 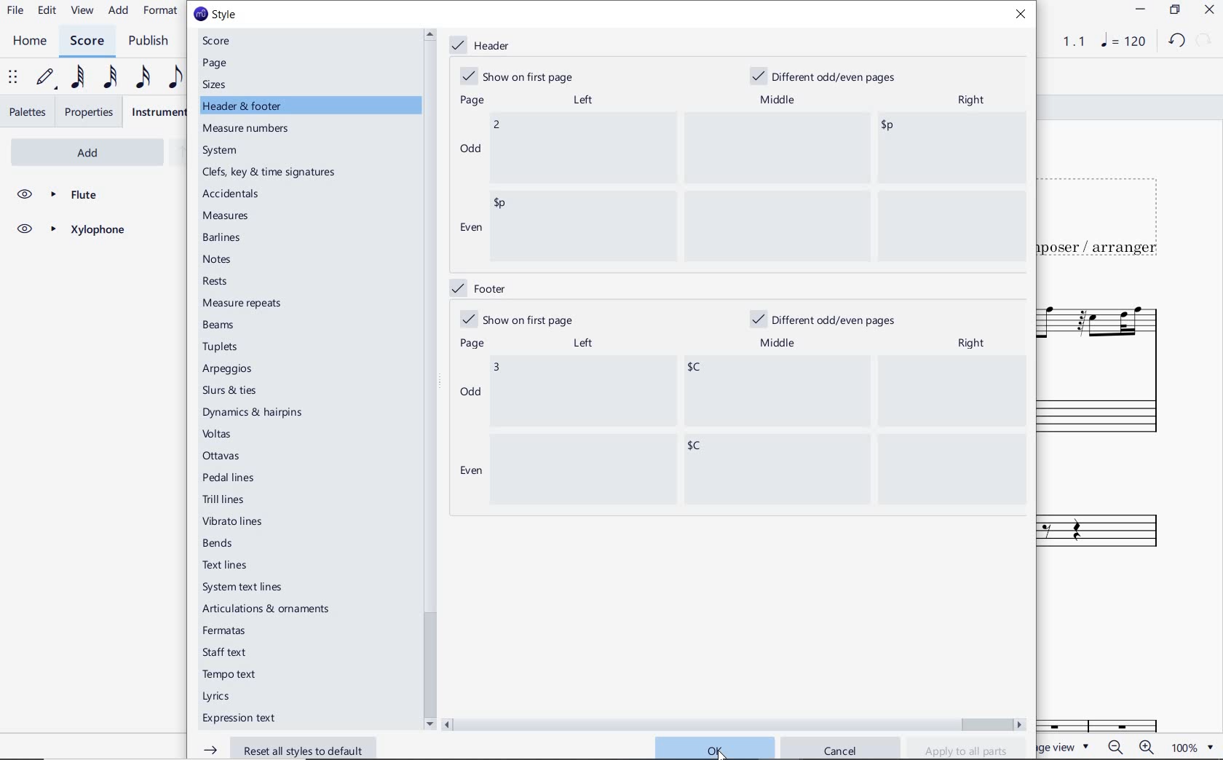 I want to click on ottavas, so click(x=223, y=456).